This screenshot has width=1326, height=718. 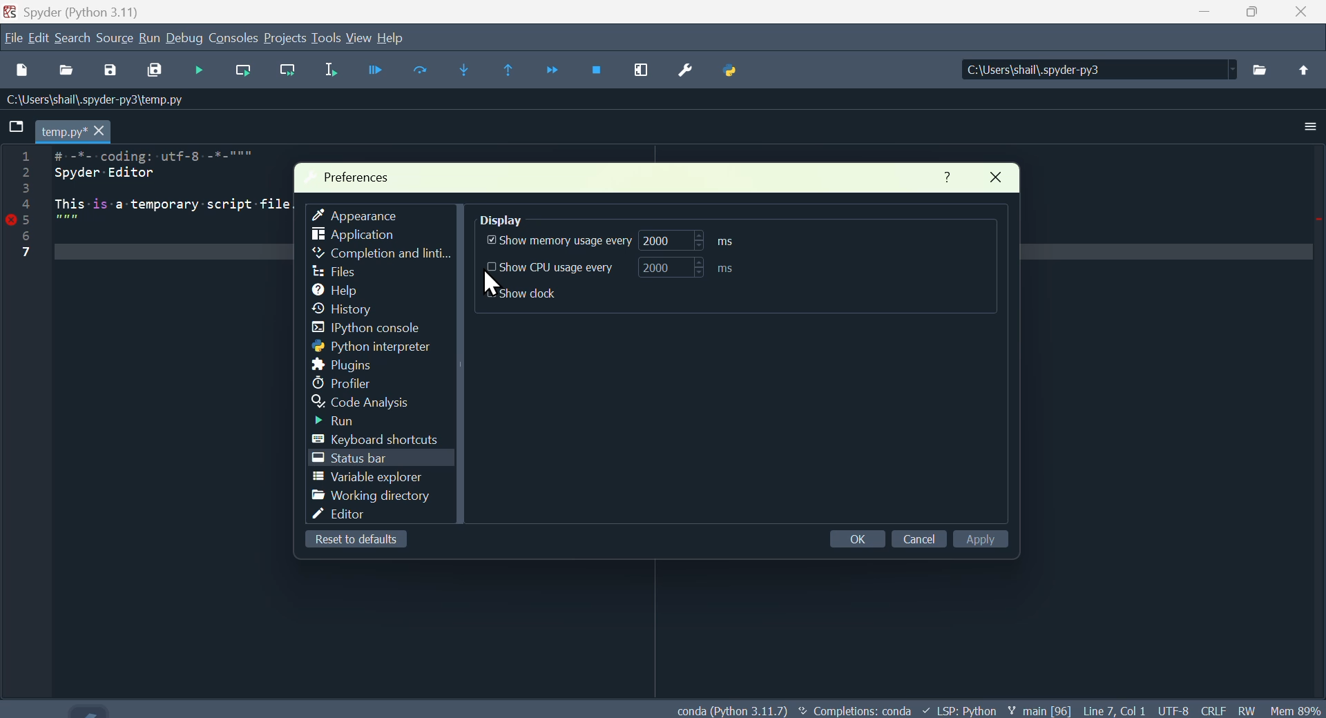 What do you see at coordinates (381, 253) in the screenshot?
I see `Completion and` at bounding box center [381, 253].